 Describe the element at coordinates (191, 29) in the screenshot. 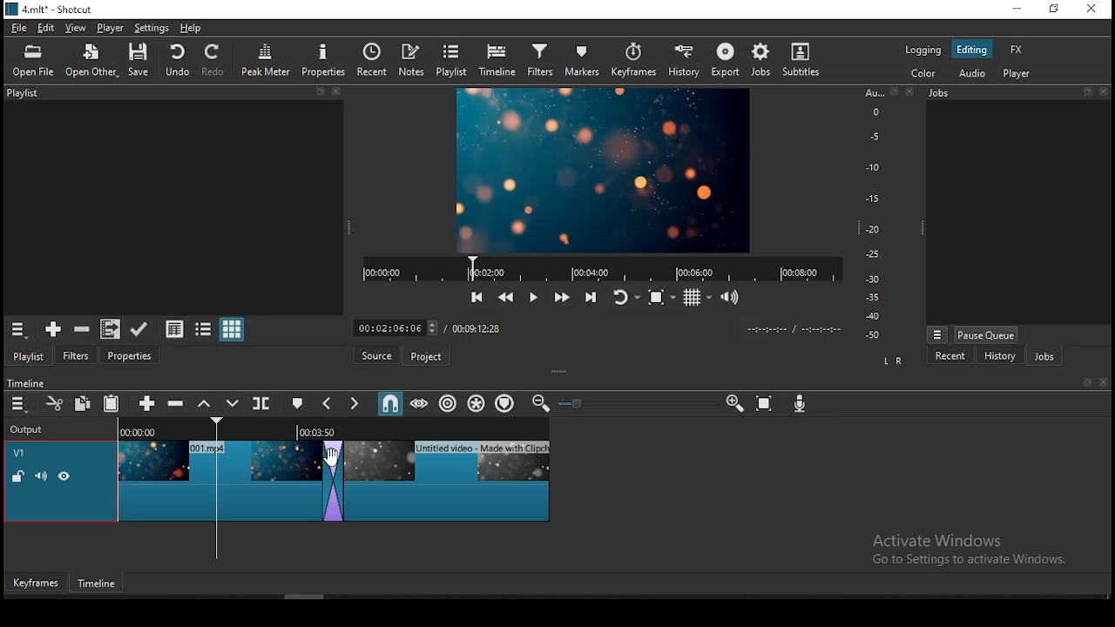

I see `help` at that location.